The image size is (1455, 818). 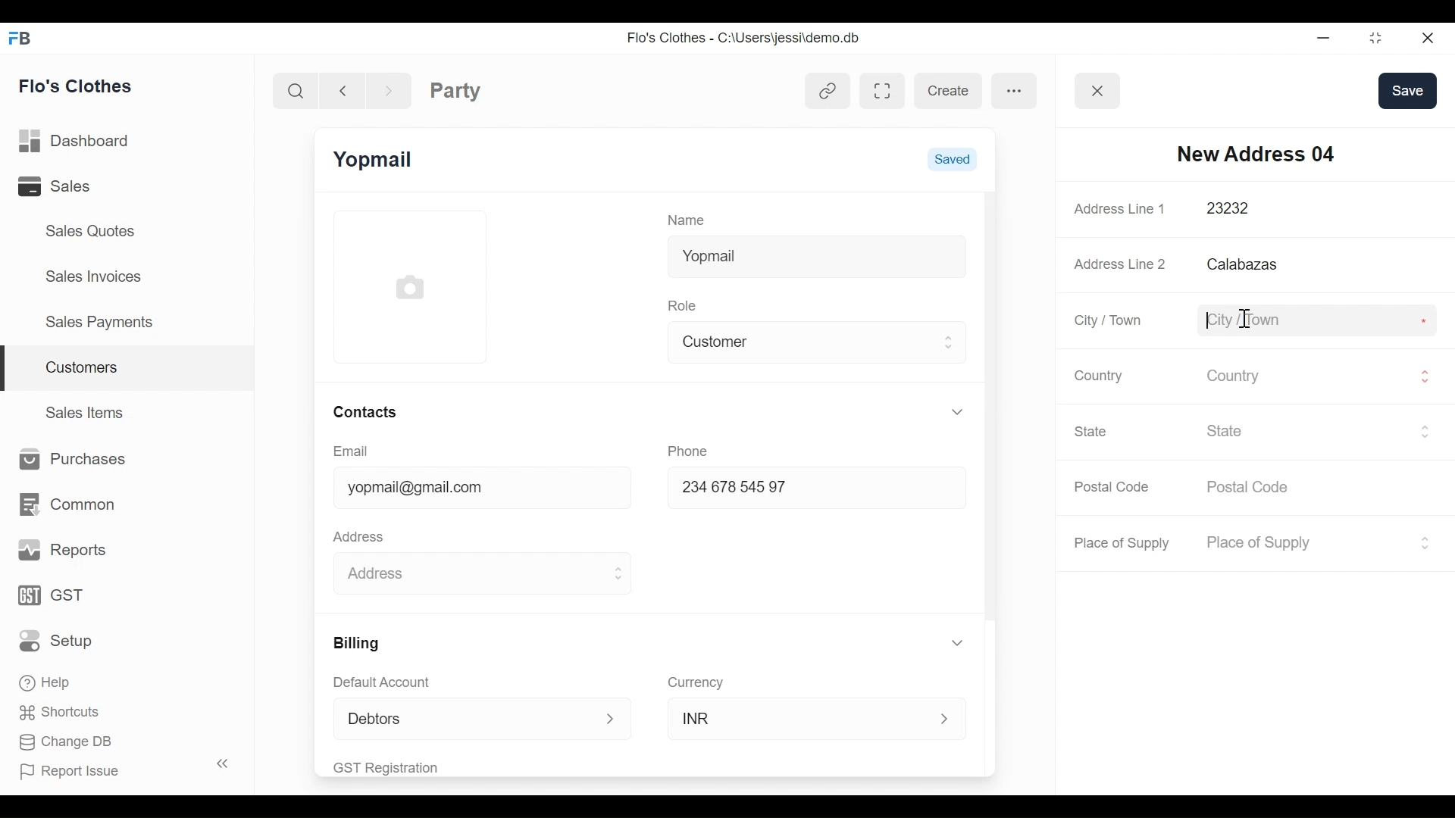 I want to click on Sales, so click(x=75, y=186).